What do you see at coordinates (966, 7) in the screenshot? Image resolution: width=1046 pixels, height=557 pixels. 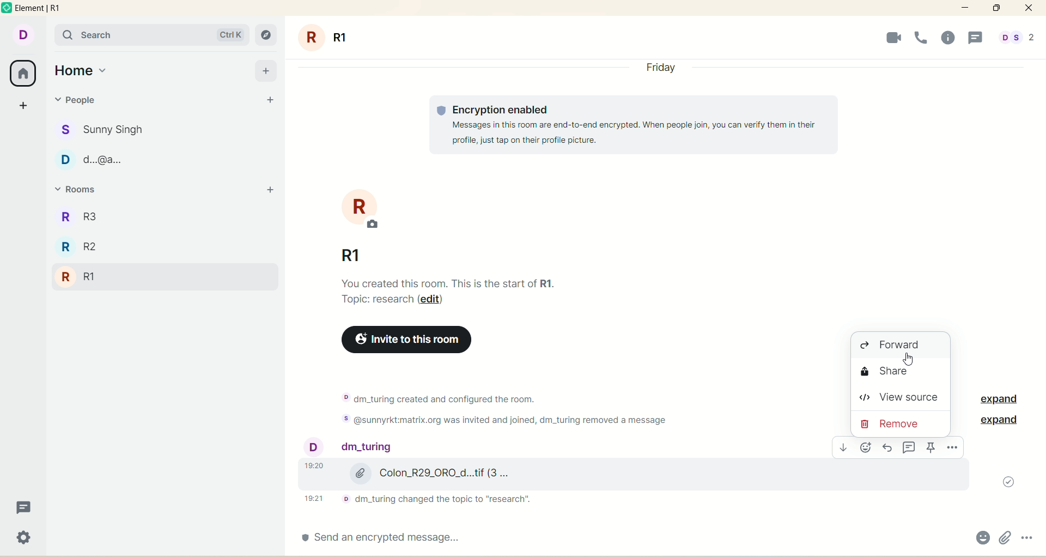 I see `minimize` at bounding box center [966, 7].